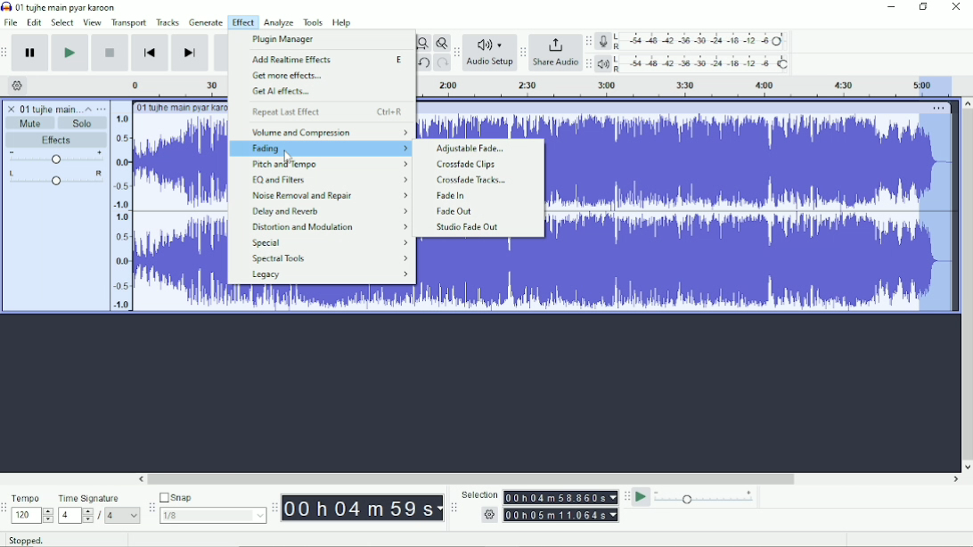 The width and height of the screenshot is (973, 547). I want to click on 01 tujhe main pyar karoon, so click(181, 108).